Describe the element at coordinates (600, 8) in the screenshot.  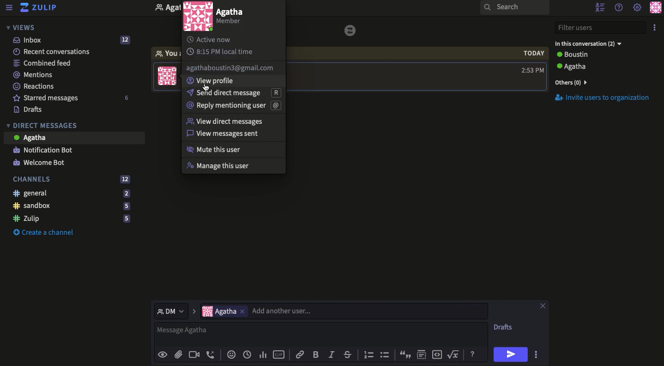
I see `Hide user list` at that location.